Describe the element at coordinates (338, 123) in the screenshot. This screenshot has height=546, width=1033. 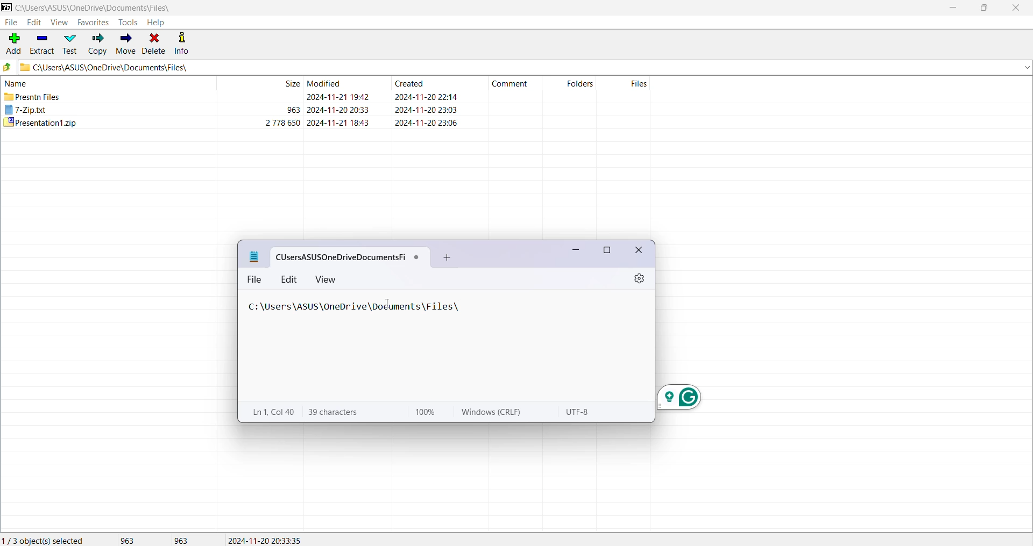
I see `modified date & time` at that location.